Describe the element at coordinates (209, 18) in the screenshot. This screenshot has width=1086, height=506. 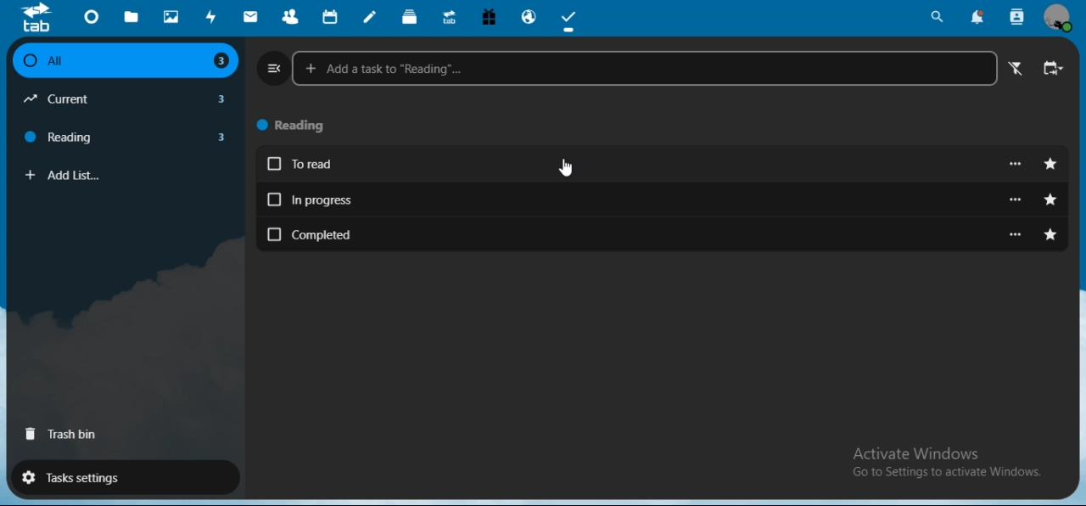
I see `activity` at that location.